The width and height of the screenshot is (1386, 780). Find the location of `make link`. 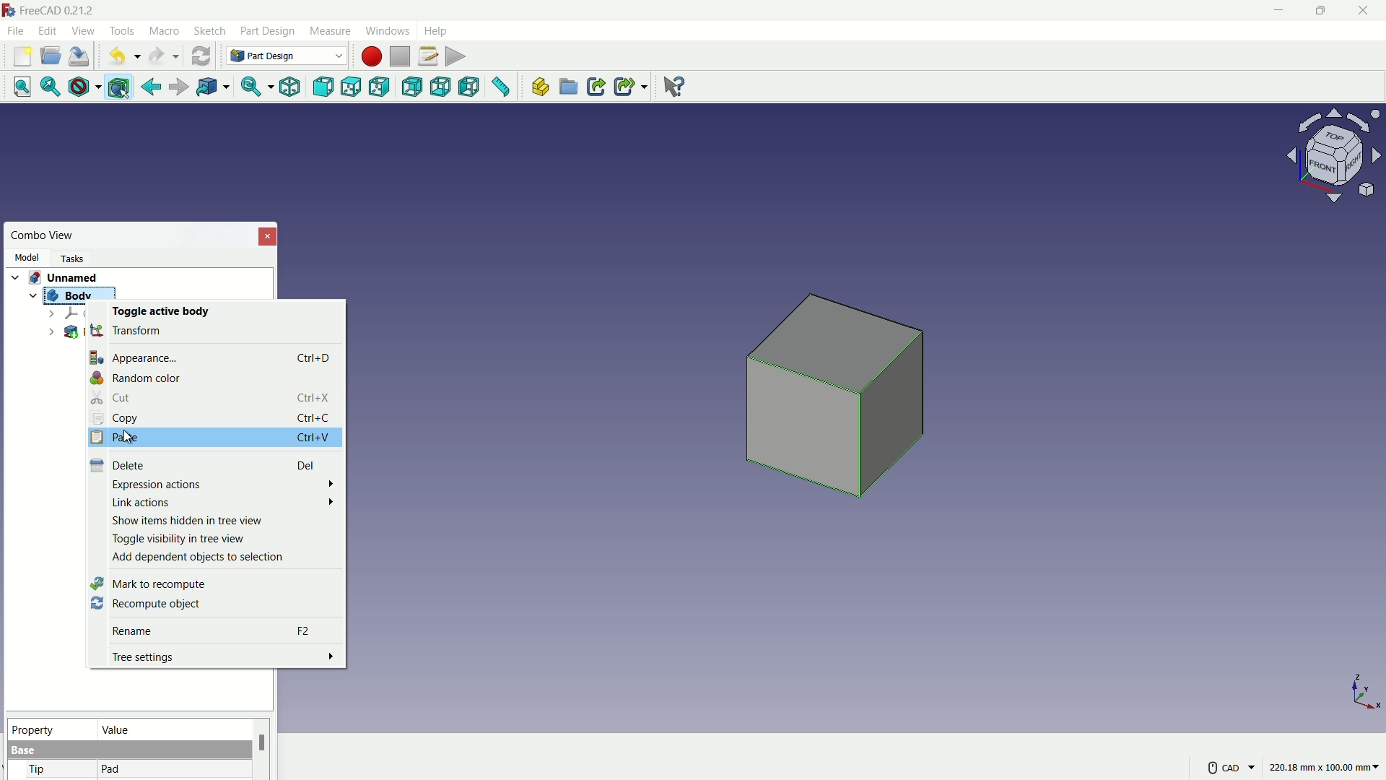

make link is located at coordinates (596, 88).